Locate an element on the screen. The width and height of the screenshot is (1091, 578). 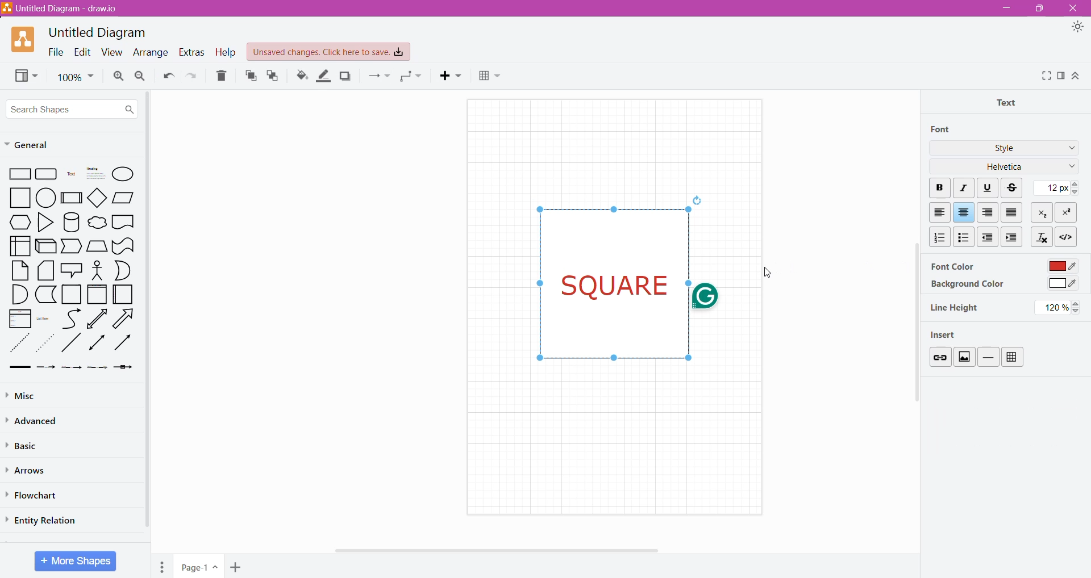
 User Interface is located at coordinates (19, 245).